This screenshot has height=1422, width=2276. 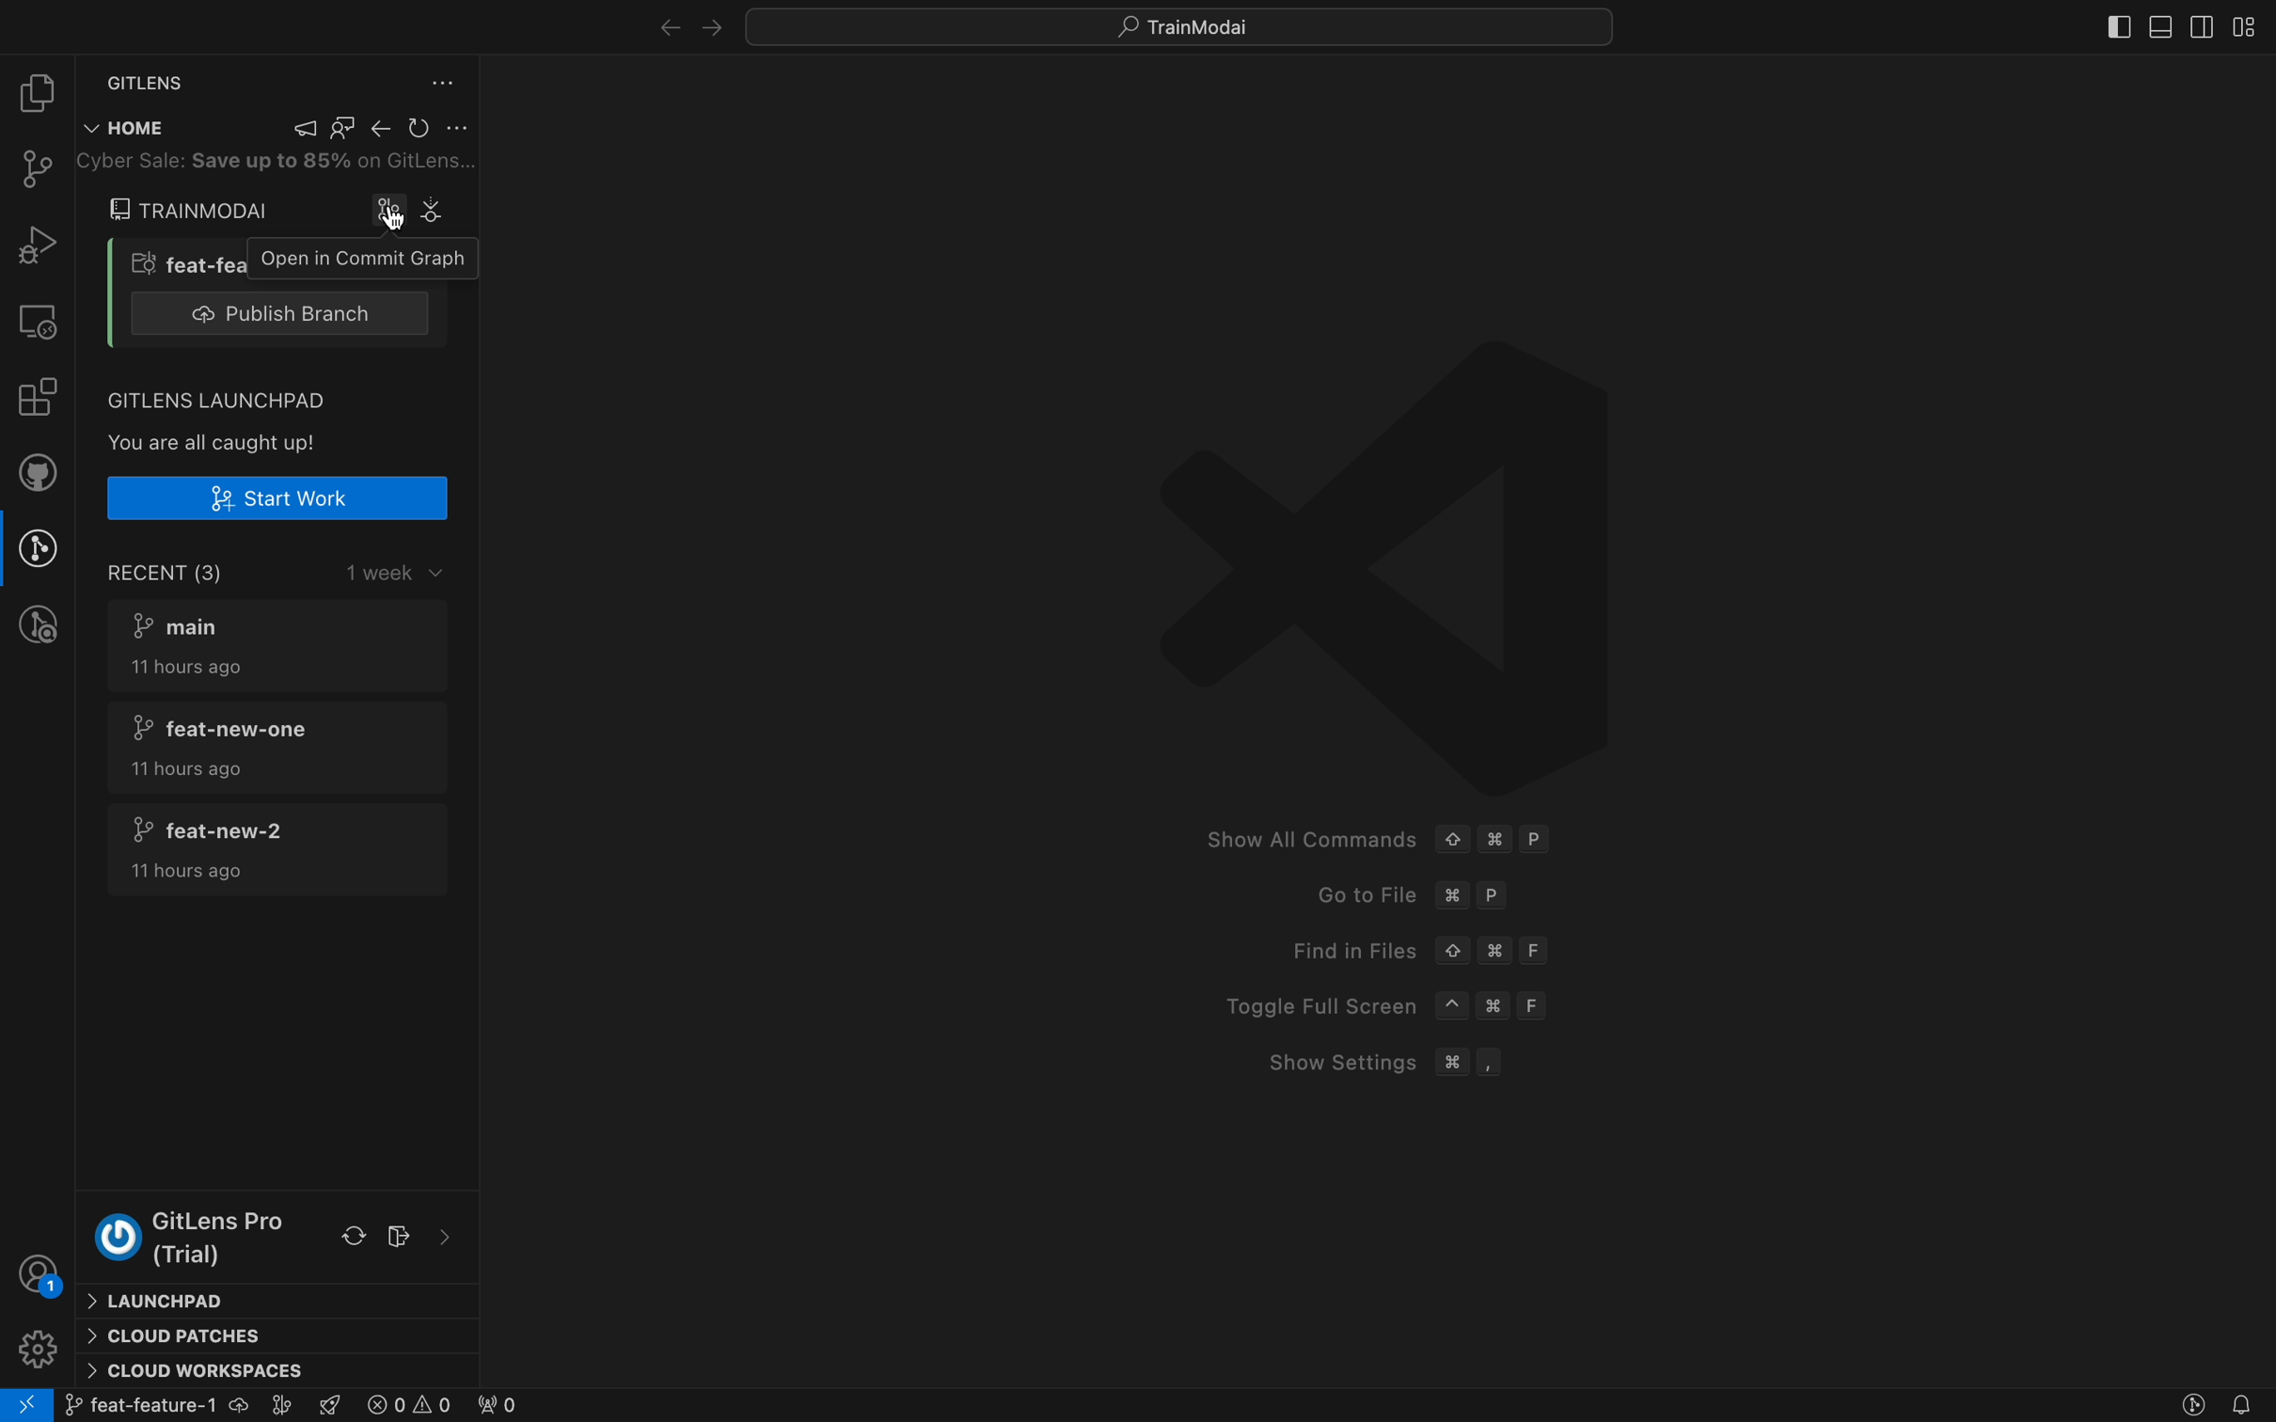 What do you see at coordinates (2252, 26) in the screenshot?
I see `layout` at bounding box center [2252, 26].